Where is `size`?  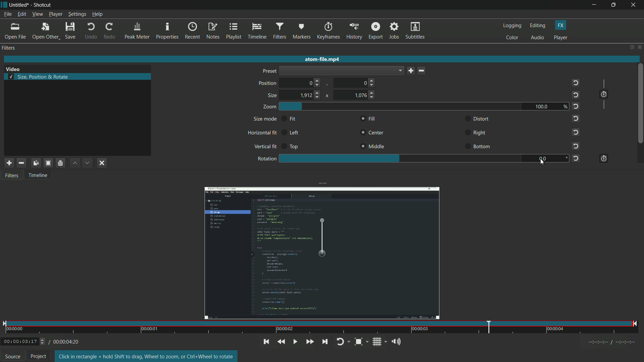 size is located at coordinates (273, 96).